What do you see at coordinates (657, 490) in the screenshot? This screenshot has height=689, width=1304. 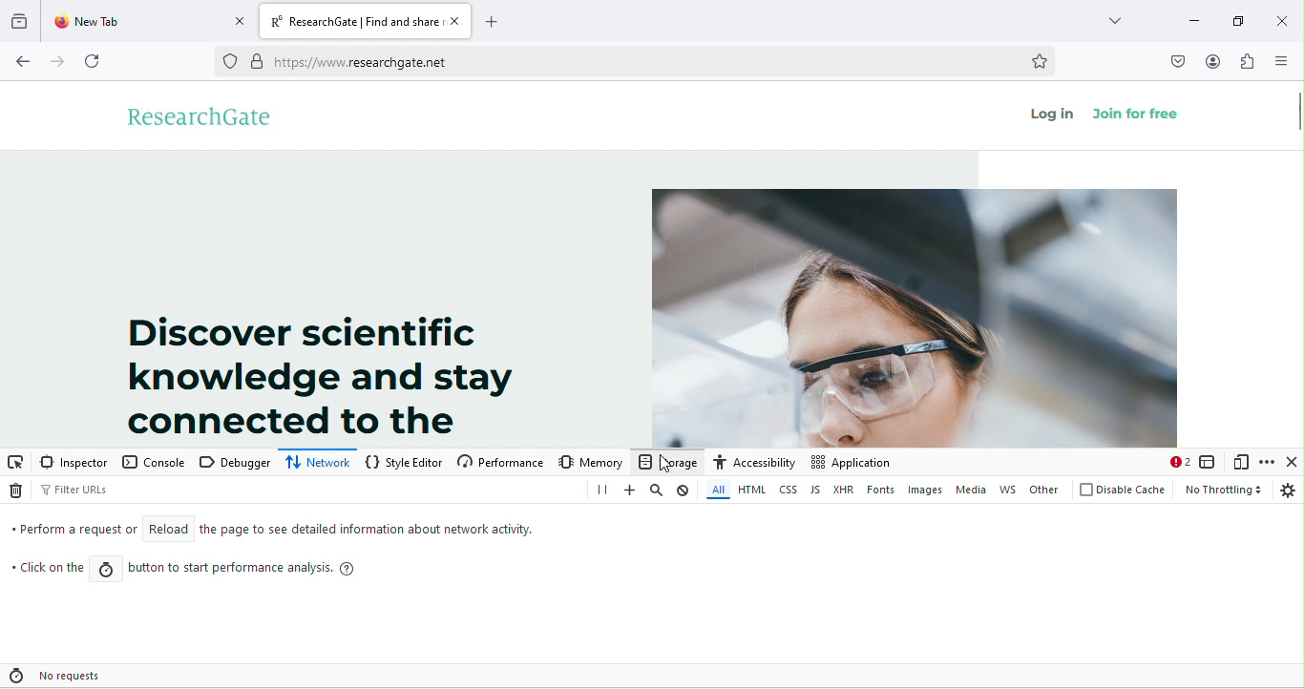 I see `search` at bounding box center [657, 490].